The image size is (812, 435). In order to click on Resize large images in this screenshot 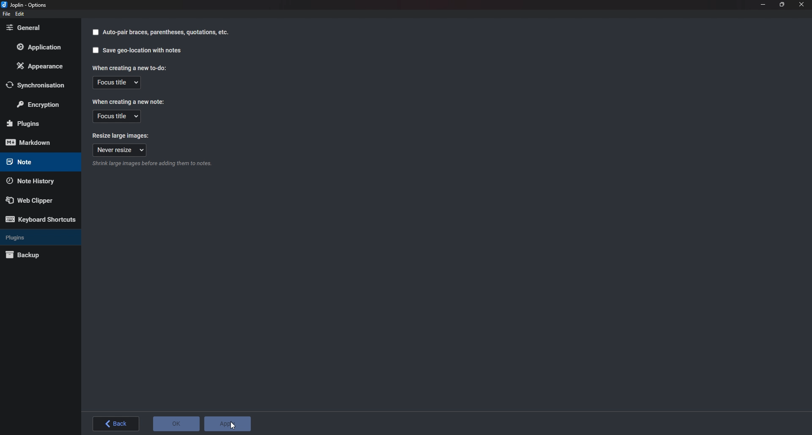, I will do `click(122, 136)`.